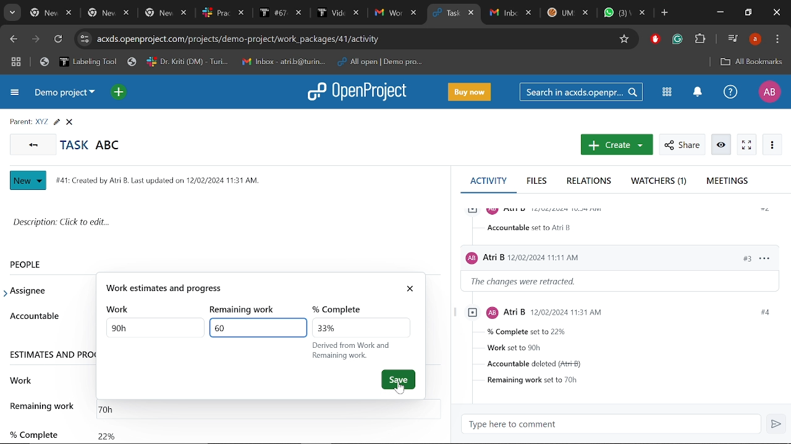 Image resolution: width=791 pixels, height=444 pixels. Describe the element at coordinates (57, 40) in the screenshot. I see `Refresh` at that location.